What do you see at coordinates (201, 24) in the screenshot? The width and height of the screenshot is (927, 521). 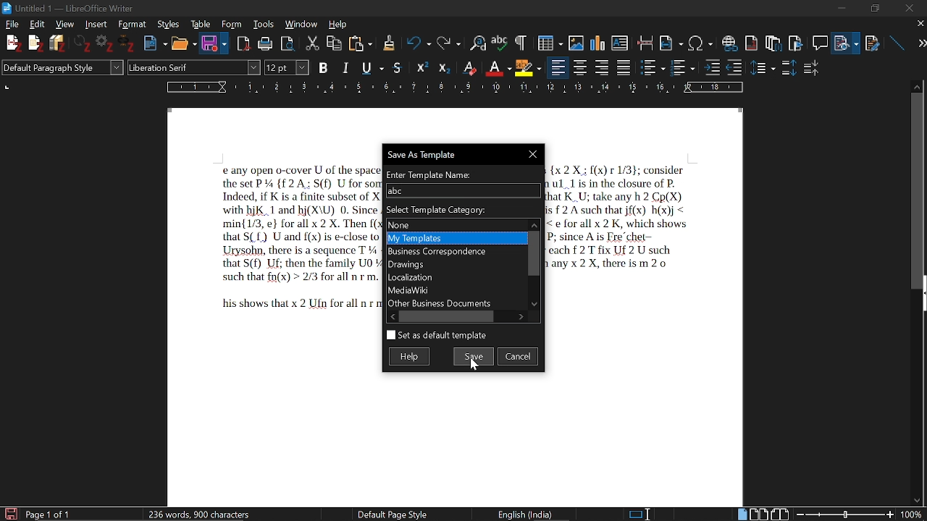 I see `Table` at bounding box center [201, 24].